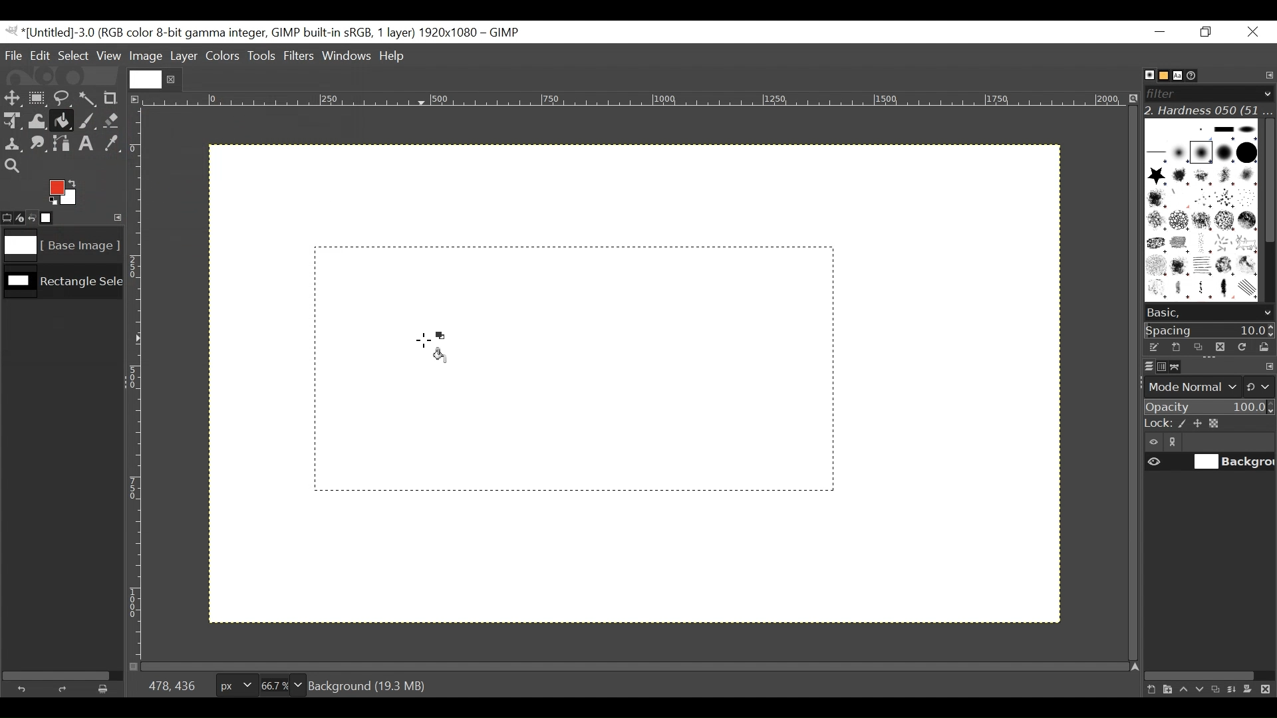 This screenshot has height=718, width=1277. What do you see at coordinates (13, 144) in the screenshot?
I see `Clone tool` at bounding box center [13, 144].